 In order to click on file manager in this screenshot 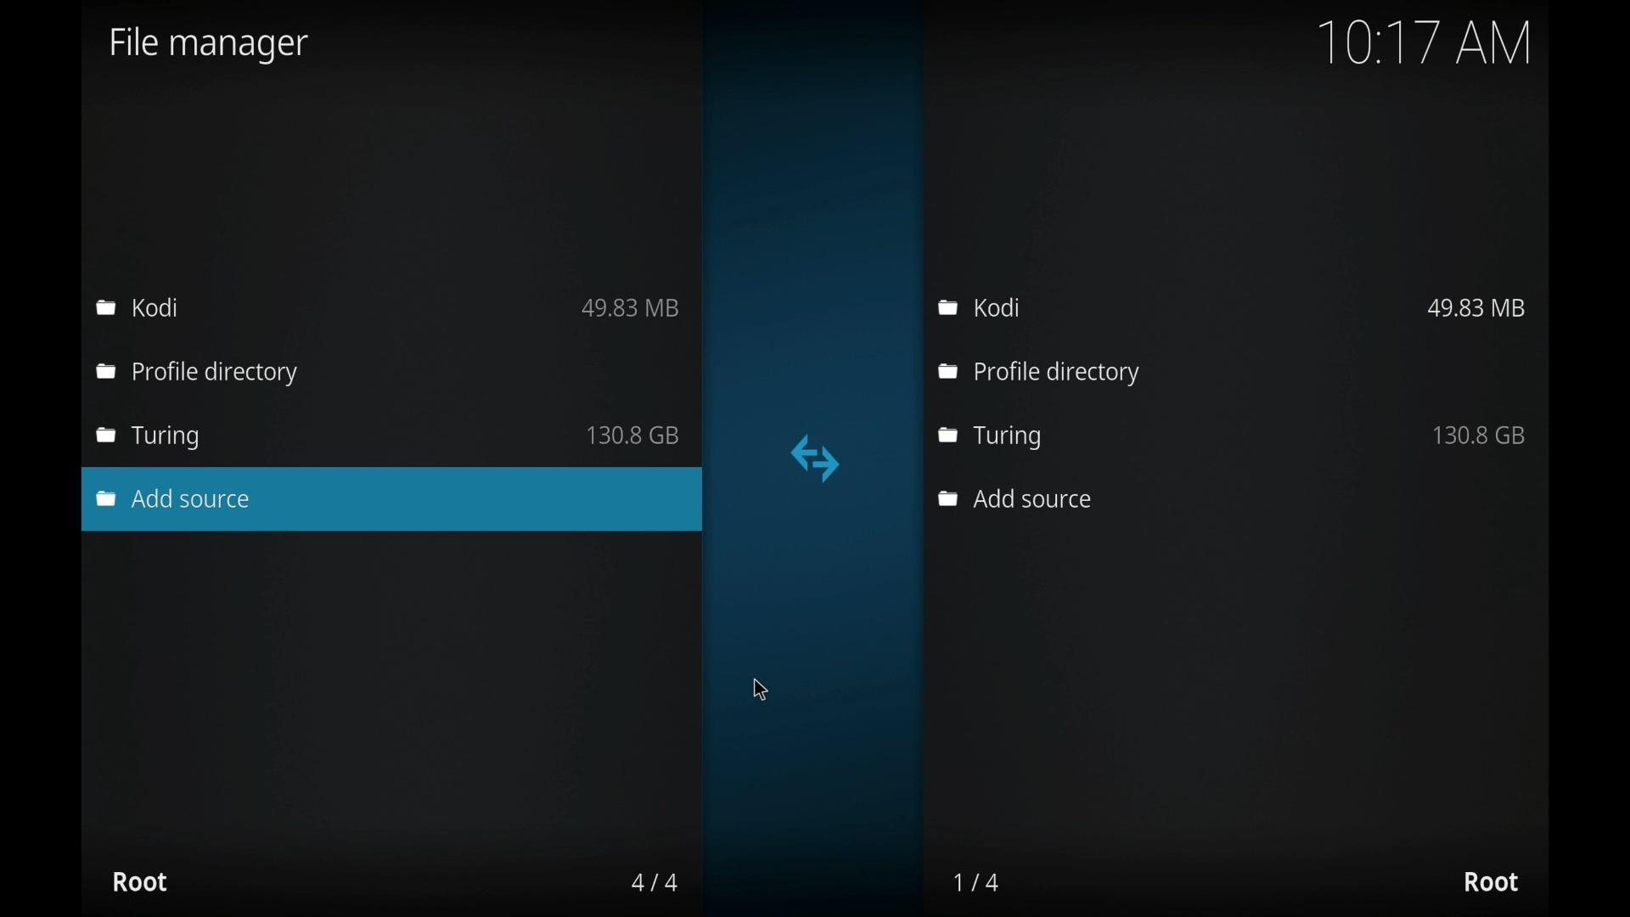, I will do `click(210, 45)`.